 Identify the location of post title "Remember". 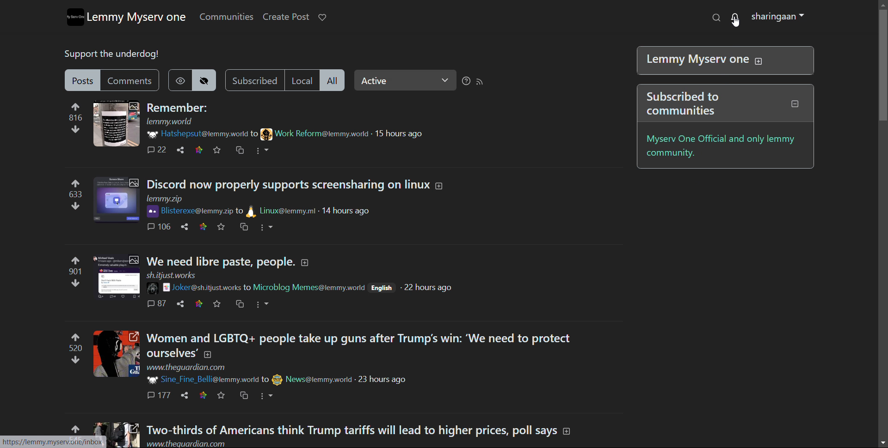
(177, 108).